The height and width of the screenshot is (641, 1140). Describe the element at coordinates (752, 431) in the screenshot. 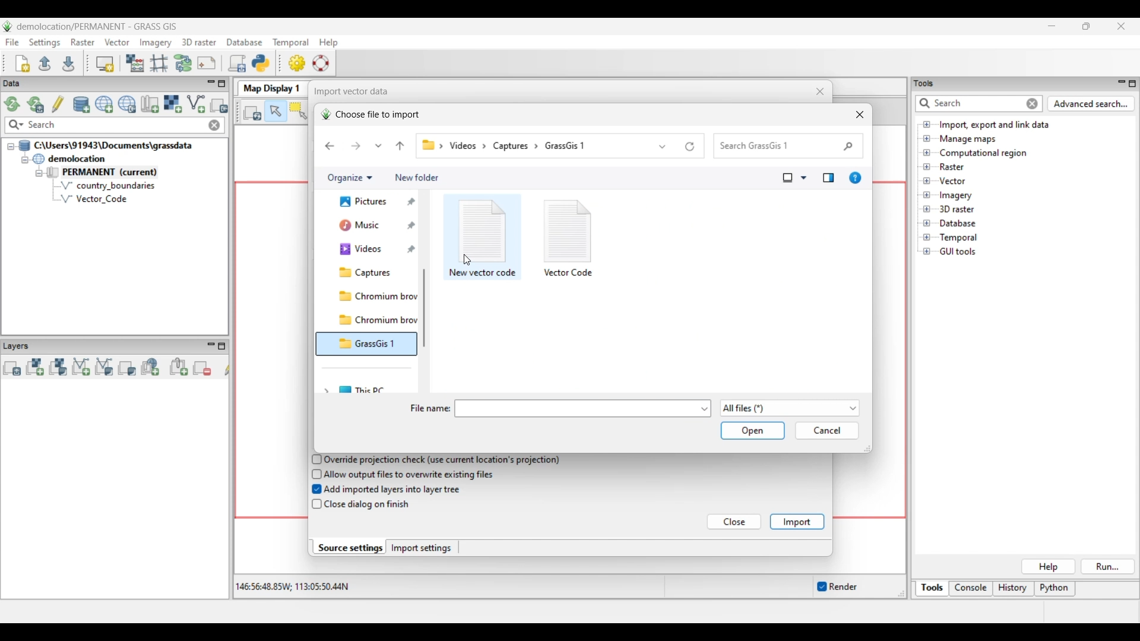

I see `Save and open inputs` at that location.